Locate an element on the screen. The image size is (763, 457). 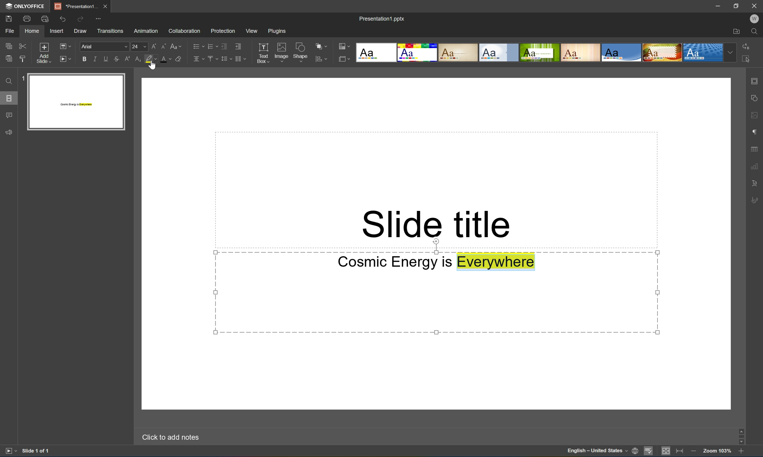
View is located at coordinates (252, 32).